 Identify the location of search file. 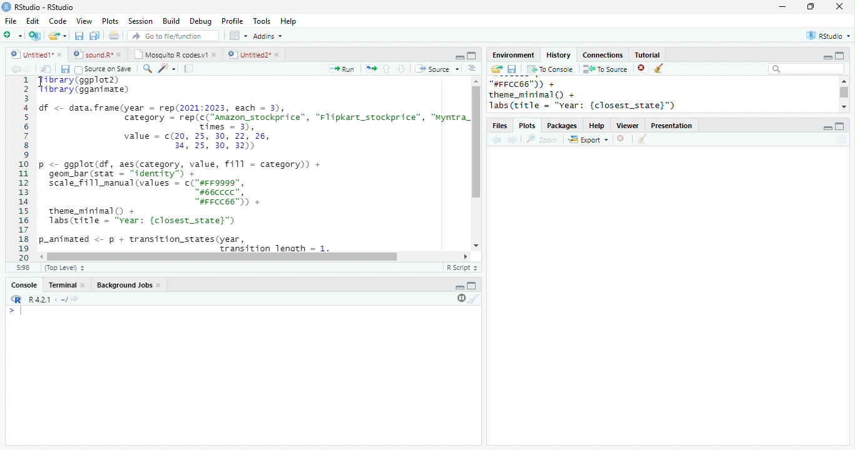
(172, 36).